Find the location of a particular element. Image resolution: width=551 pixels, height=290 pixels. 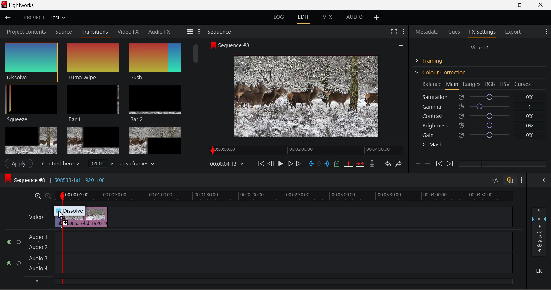

Remove All Marks is located at coordinates (320, 164).